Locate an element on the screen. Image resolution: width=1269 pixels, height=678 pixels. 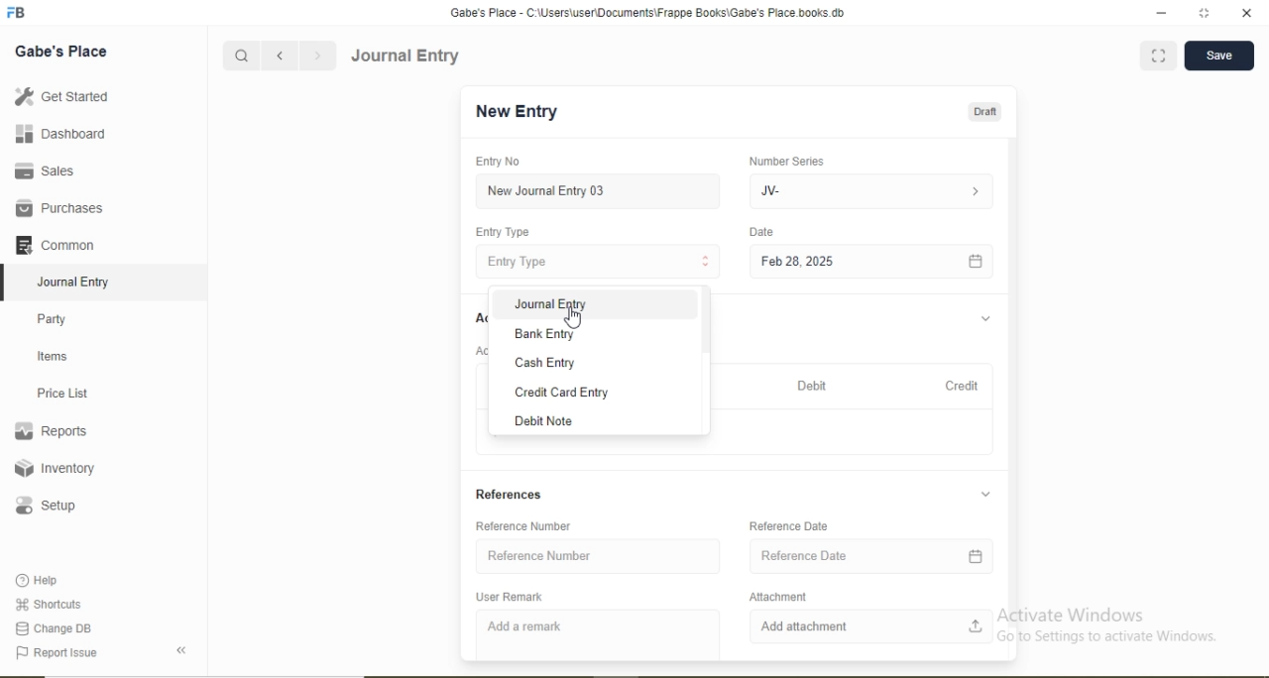
Add a remark is located at coordinates (523, 626).